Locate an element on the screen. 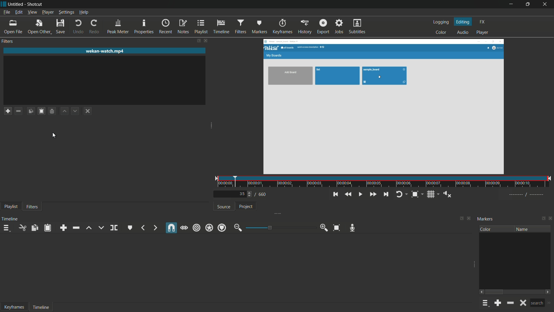  scroll bar is located at coordinates (495, 292).